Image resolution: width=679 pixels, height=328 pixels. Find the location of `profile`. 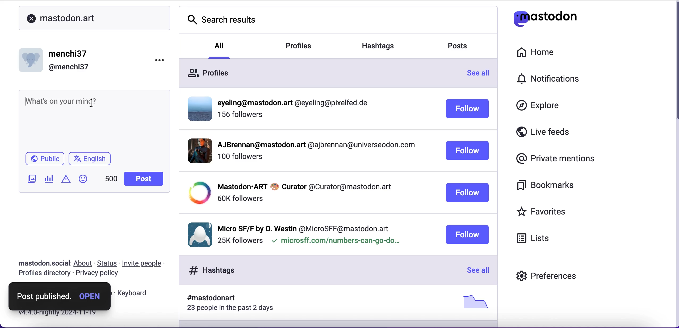

profile is located at coordinates (304, 227).